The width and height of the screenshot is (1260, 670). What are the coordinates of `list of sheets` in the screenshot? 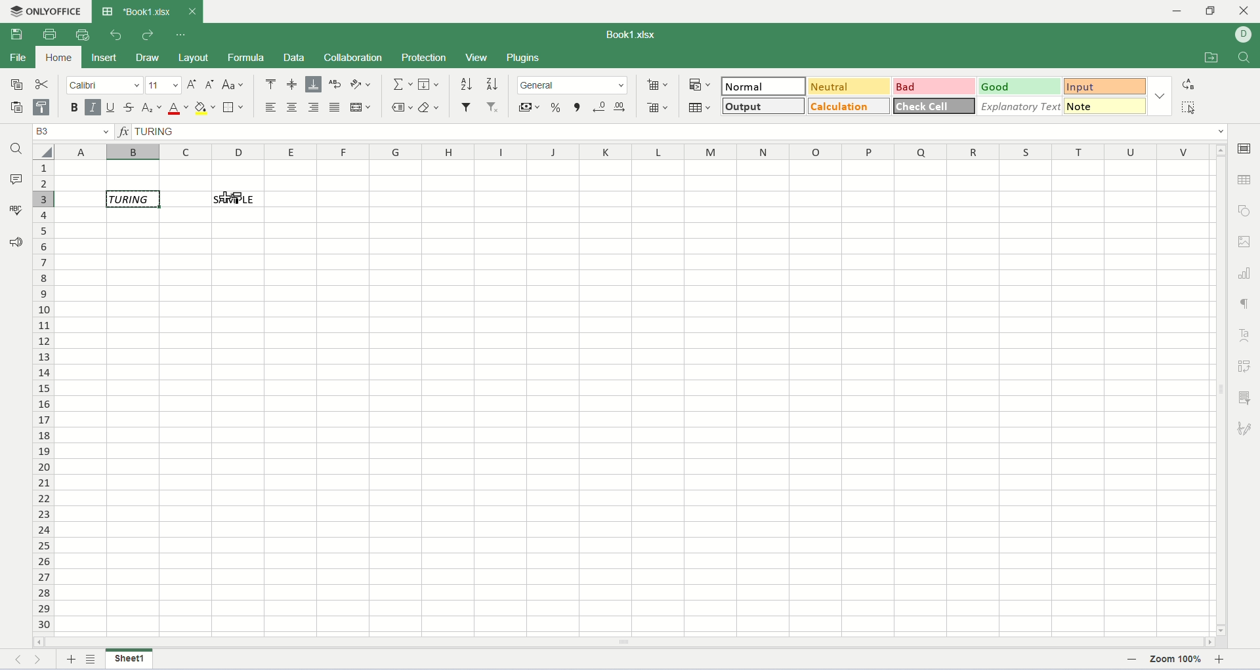 It's located at (93, 659).